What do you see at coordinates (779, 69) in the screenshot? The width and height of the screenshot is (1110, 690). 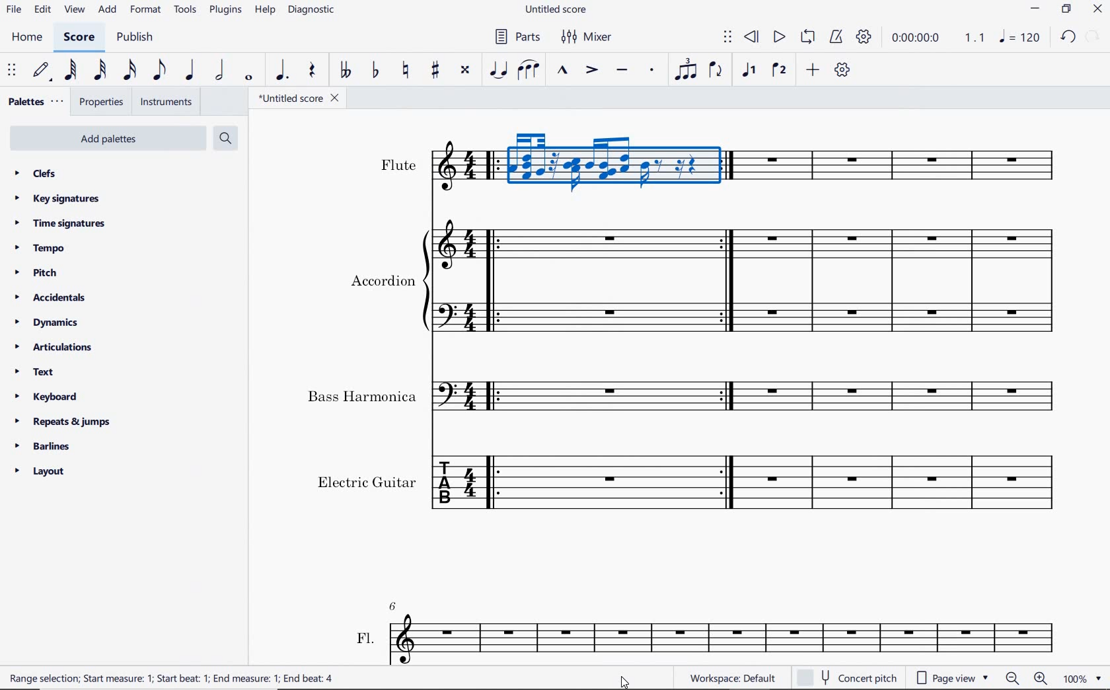 I see `voice 2` at bounding box center [779, 69].